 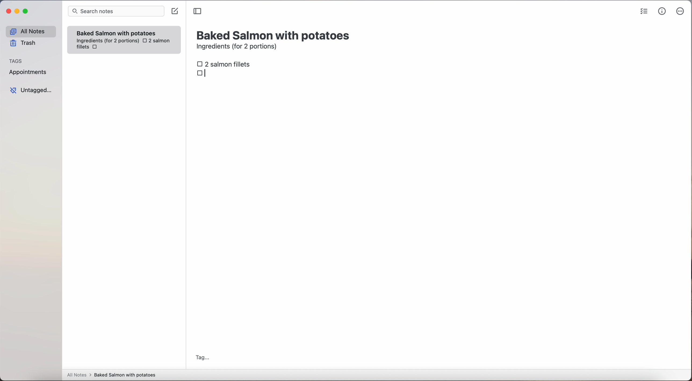 What do you see at coordinates (644, 12) in the screenshot?
I see `check list` at bounding box center [644, 12].